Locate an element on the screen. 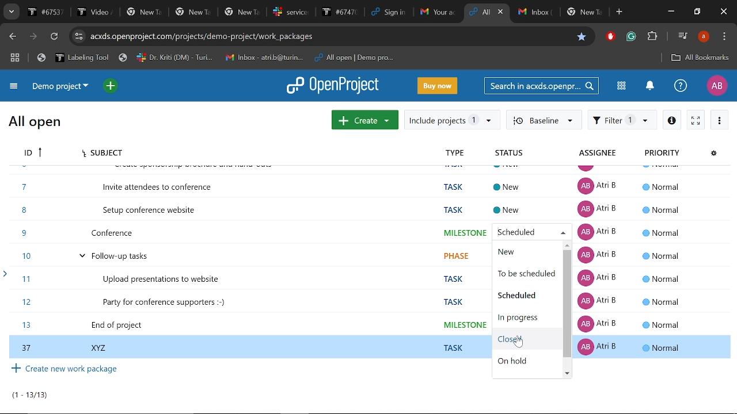 The height and width of the screenshot is (414, 737). Activaet zen mode is located at coordinates (696, 120).